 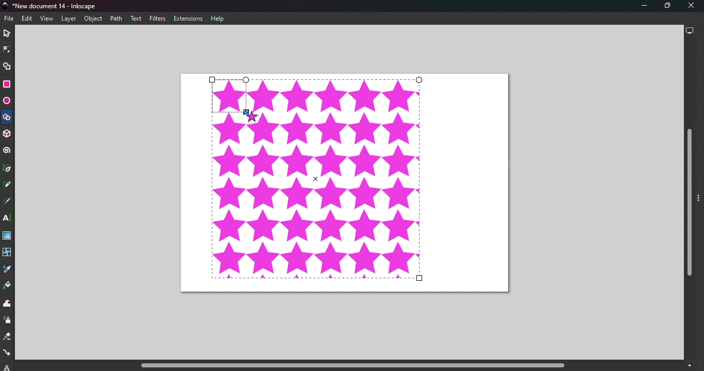 I want to click on Toggle command panel, so click(x=700, y=204).